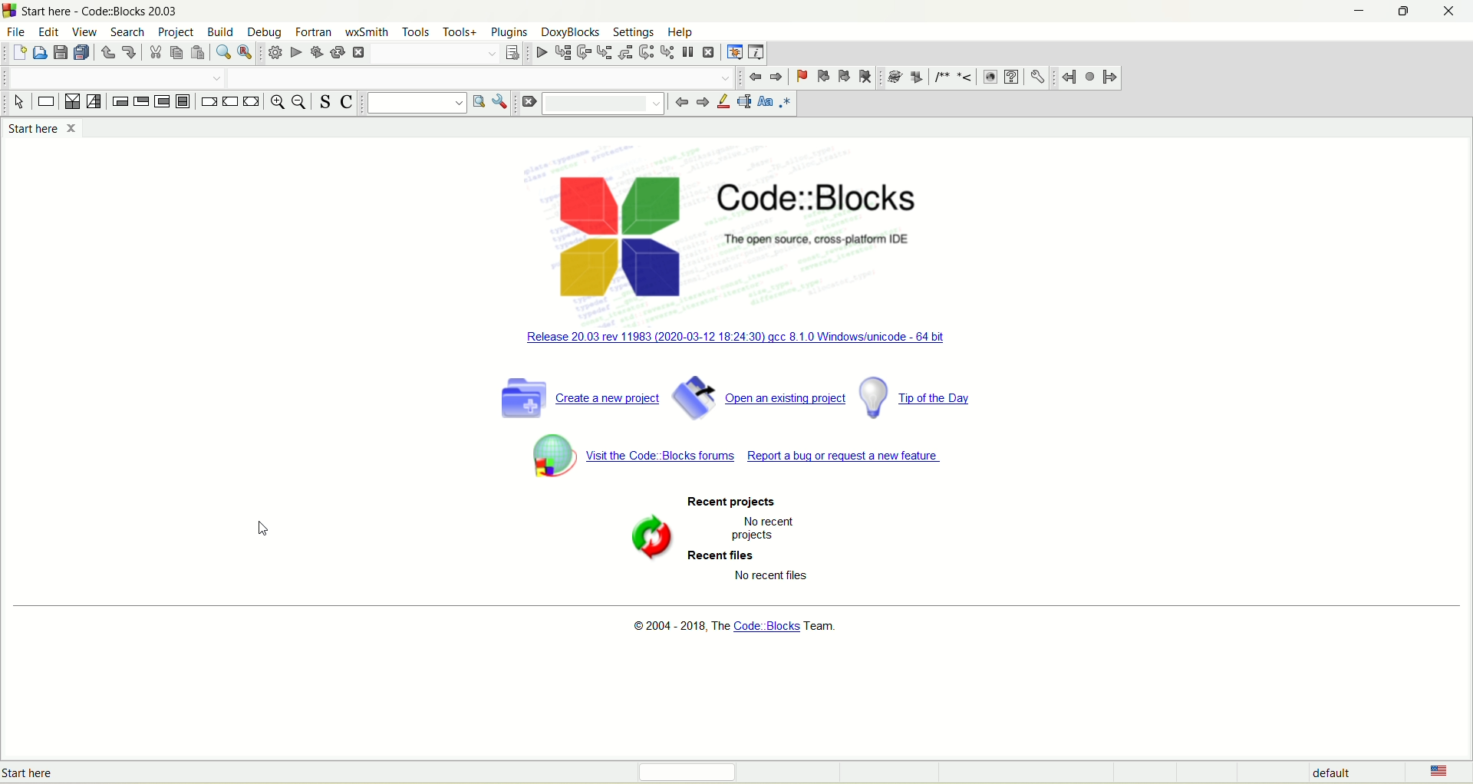 This screenshot has height=784, width=1473. What do you see at coordinates (11, 10) in the screenshot?
I see `logo` at bounding box center [11, 10].